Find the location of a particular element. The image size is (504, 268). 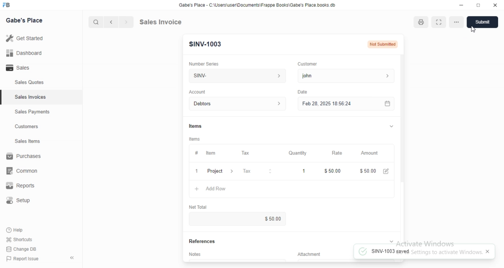

Rate is located at coordinates (336, 153).